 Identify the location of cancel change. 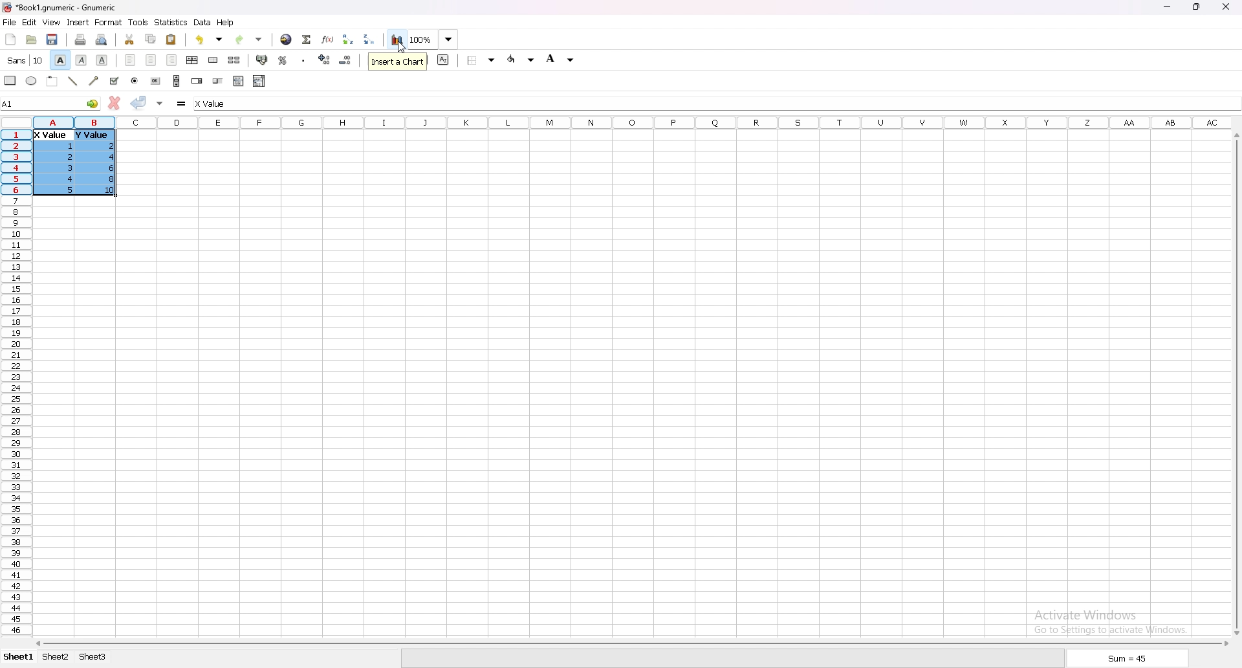
(115, 103).